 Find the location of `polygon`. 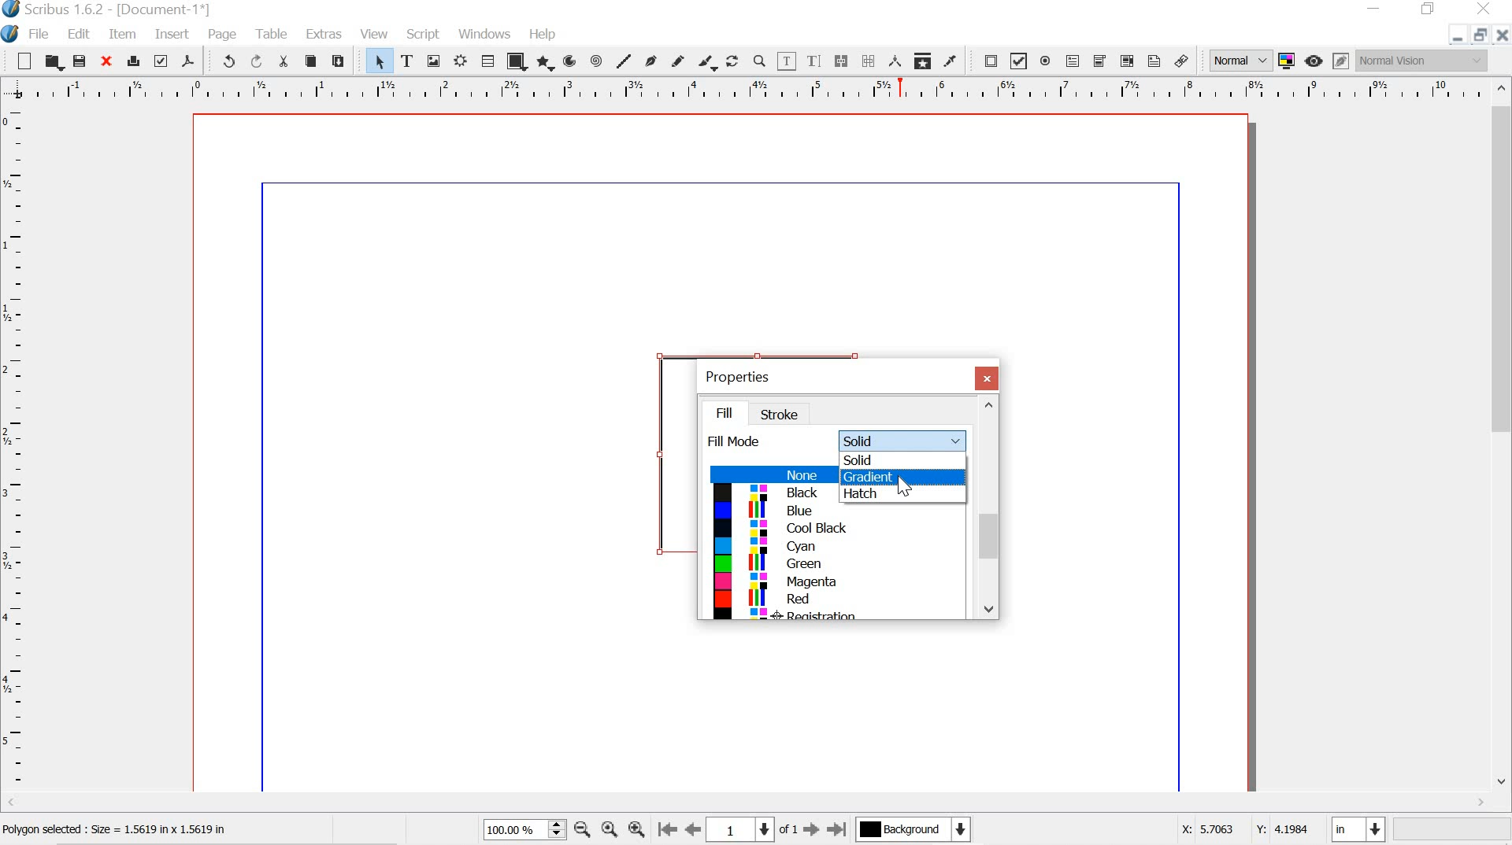

polygon is located at coordinates (547, 64).